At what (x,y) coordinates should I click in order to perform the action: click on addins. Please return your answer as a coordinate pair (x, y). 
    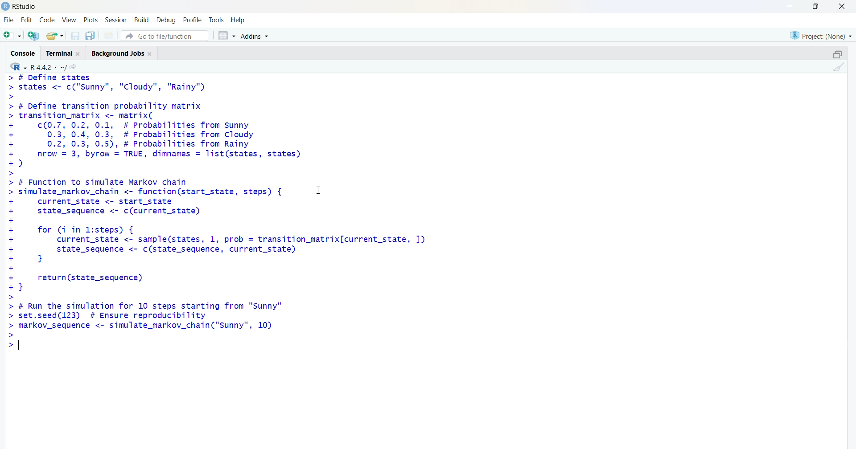
    Looking at the image, I should click on (256, 36).